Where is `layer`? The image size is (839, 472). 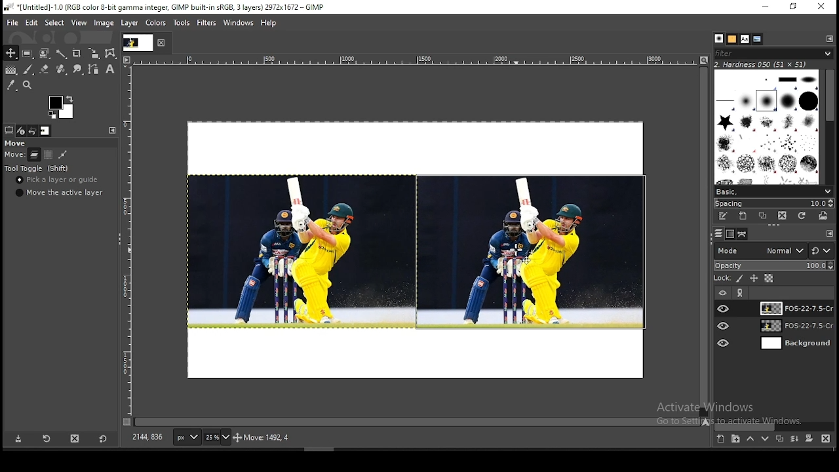 layer is located at coordinates (128, 24).